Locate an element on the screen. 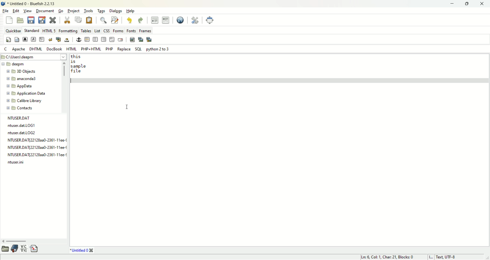  open is located at coordinates (21, 21).